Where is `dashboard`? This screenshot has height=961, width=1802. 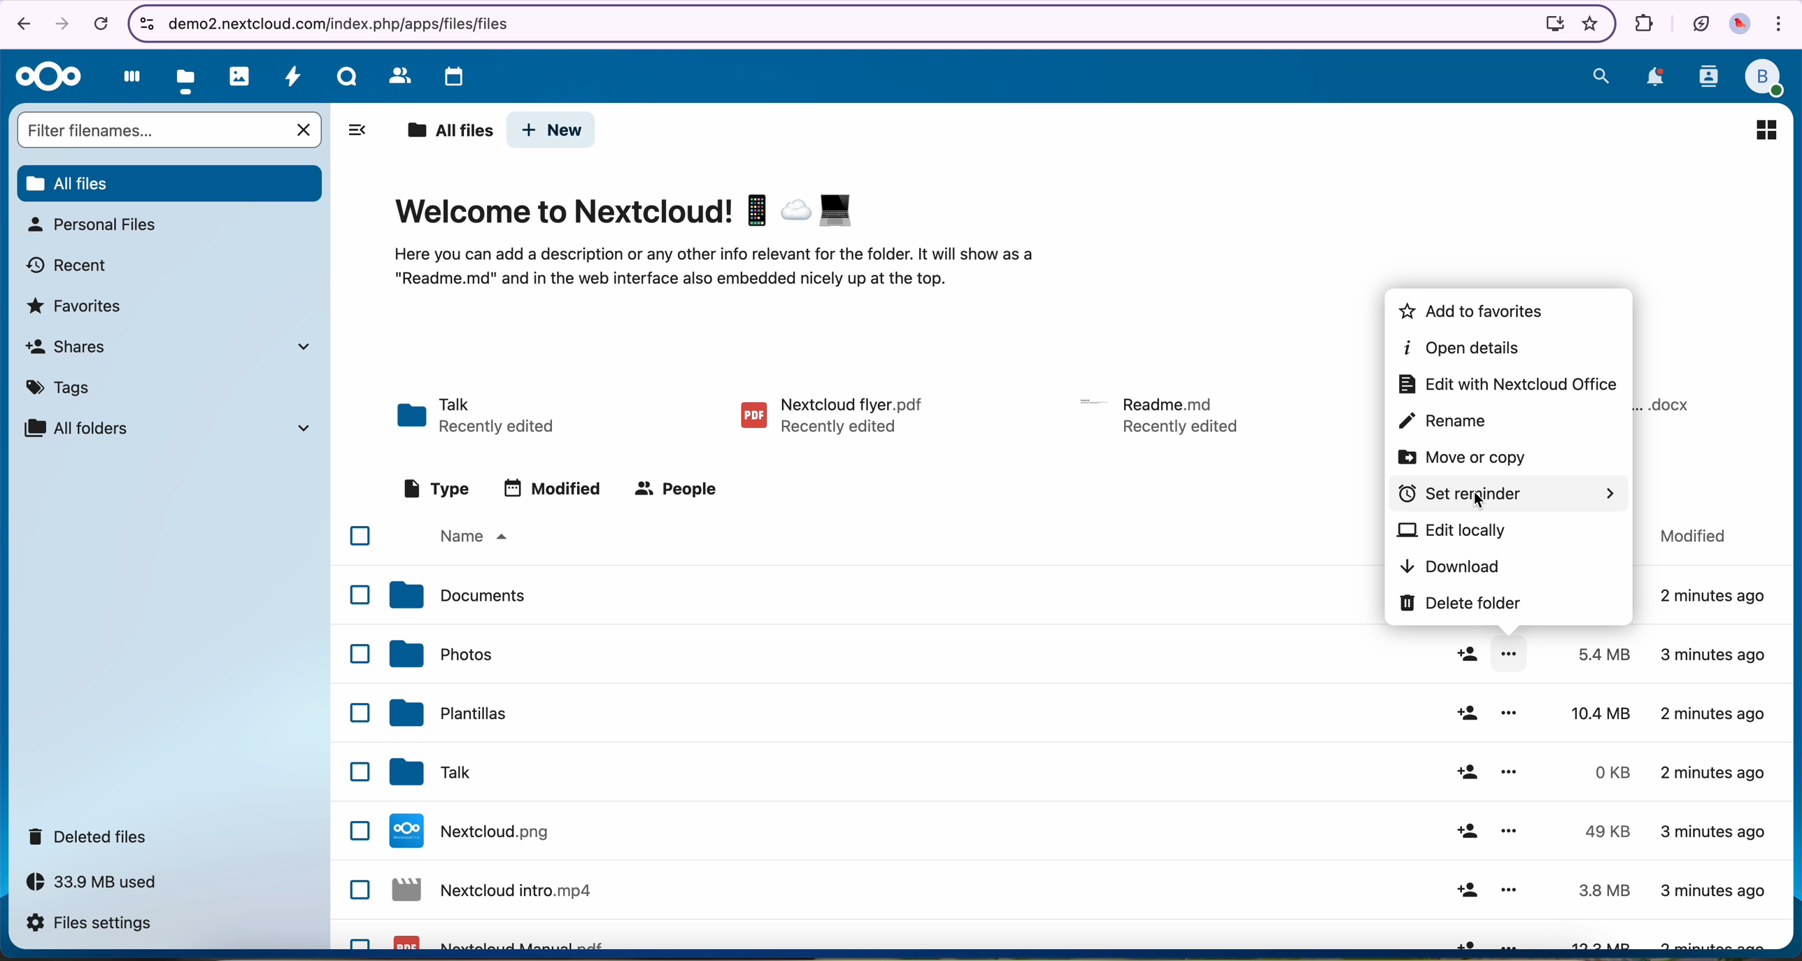
dashboard is located at coordinates (127, 76).